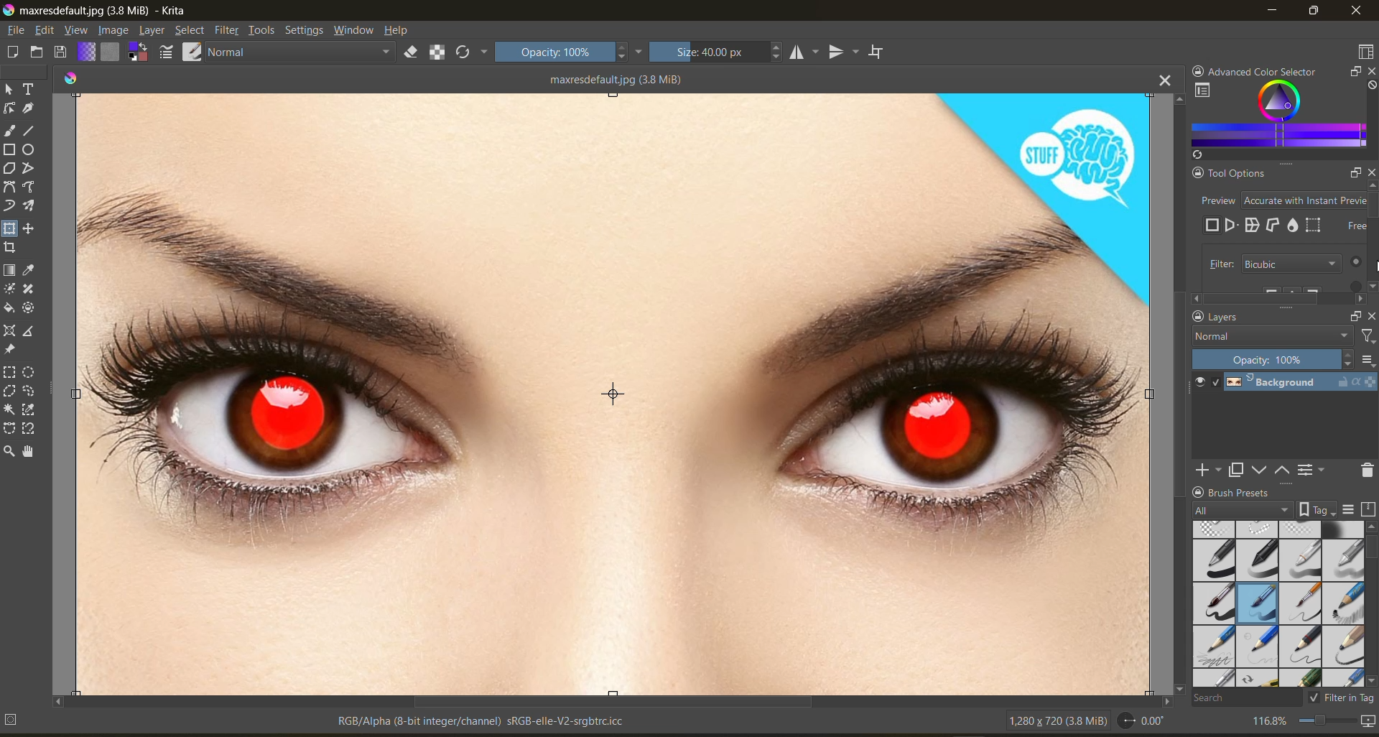 The height and width of the screenshot is (737, 1379). I want to click on help, so click(400, 31).